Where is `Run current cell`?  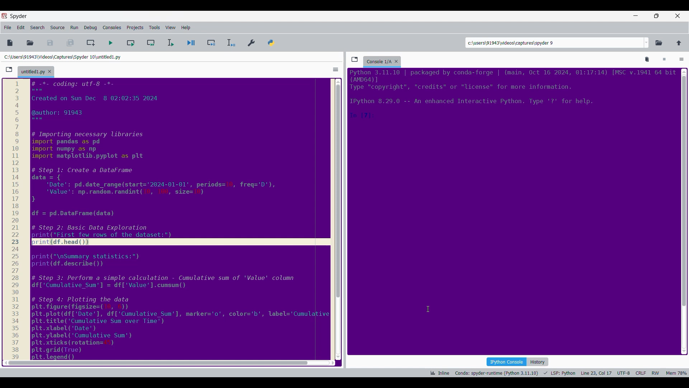
Run current cell is located at coordinates (131, 43).